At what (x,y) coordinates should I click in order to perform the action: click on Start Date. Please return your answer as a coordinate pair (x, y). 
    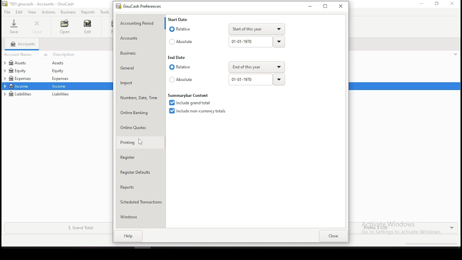
    Looking at the image, I should click on (181, 19).